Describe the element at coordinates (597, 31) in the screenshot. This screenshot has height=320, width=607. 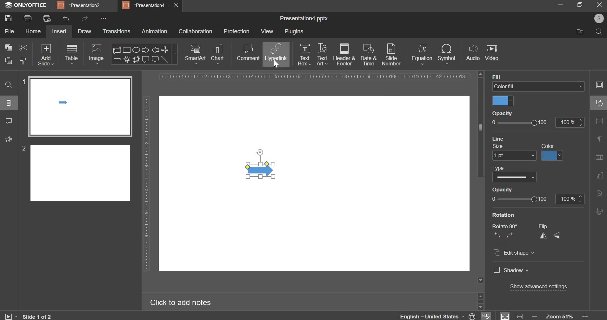
I see `search` at that location.